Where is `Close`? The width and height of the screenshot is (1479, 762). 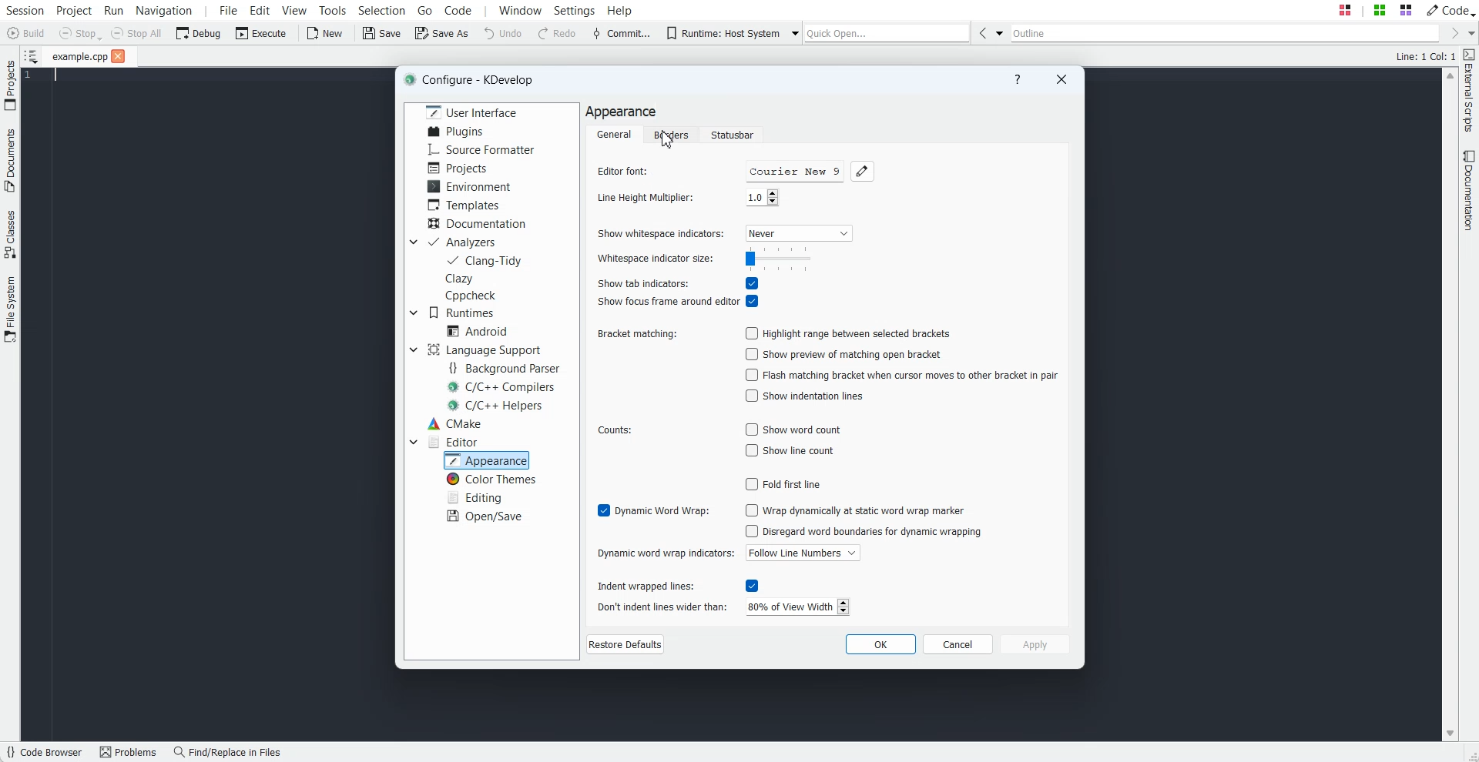 Close is located at coordinates (119, 55).